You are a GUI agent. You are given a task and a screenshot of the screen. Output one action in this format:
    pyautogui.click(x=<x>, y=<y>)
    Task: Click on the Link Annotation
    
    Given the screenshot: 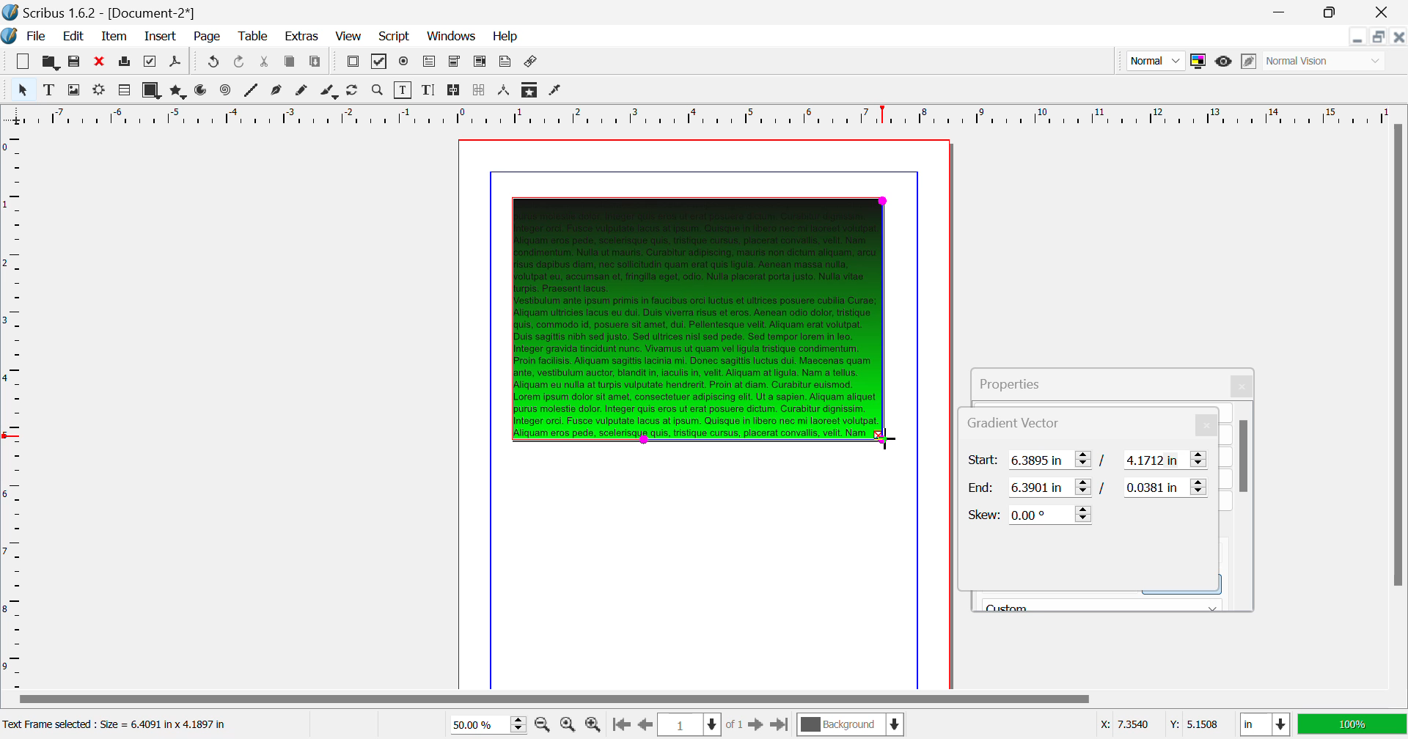 What is the action you would take?
    pyautogui.click(x=532, y=63)
    